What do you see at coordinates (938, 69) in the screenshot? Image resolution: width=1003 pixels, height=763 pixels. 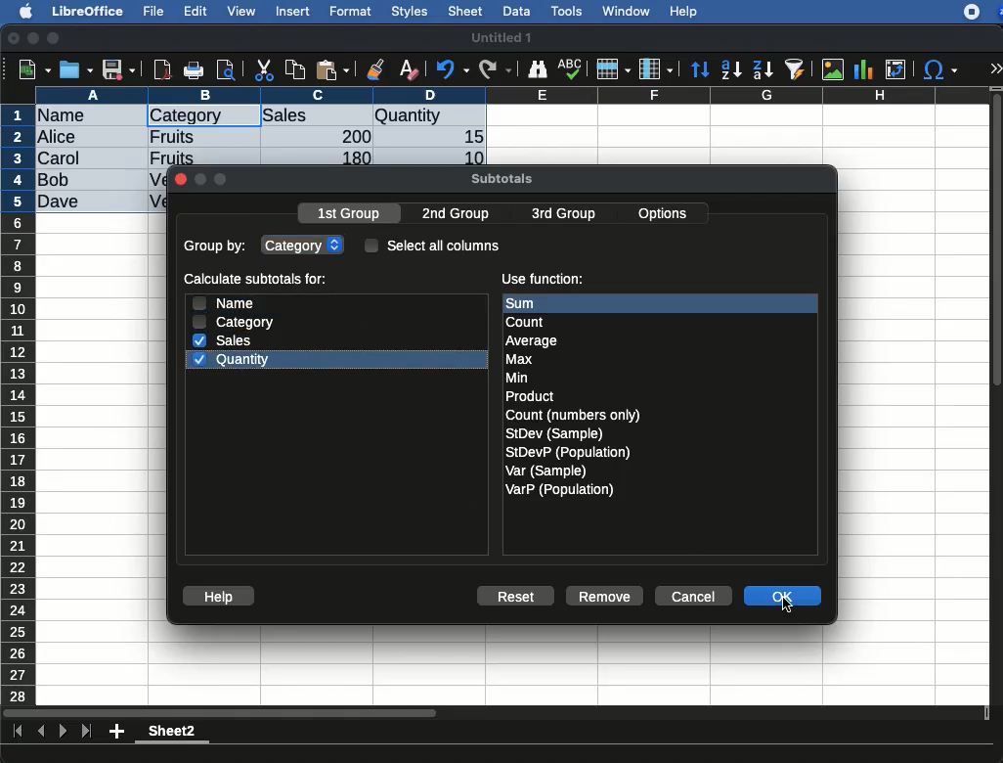 I see `special characters` at bounding box center [938, 69].